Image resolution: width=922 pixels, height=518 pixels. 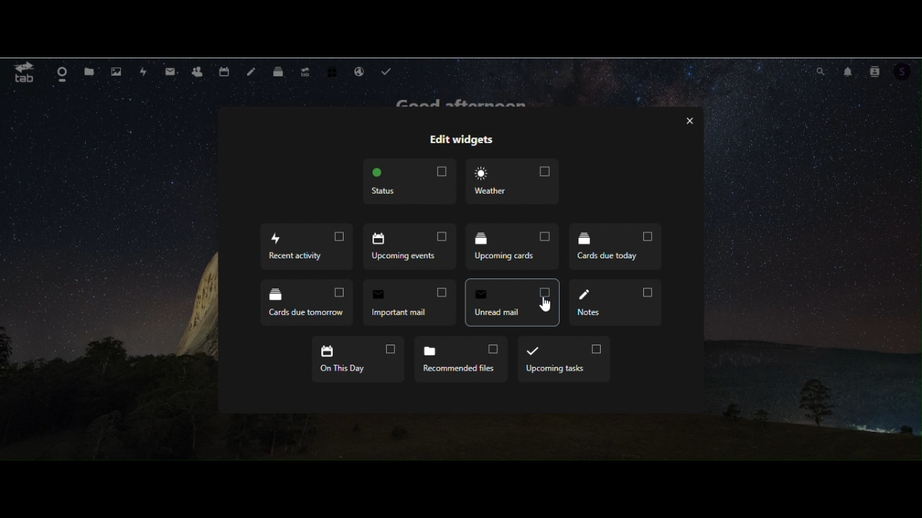 I want to click on email hosting, so click(x=359, y=71).